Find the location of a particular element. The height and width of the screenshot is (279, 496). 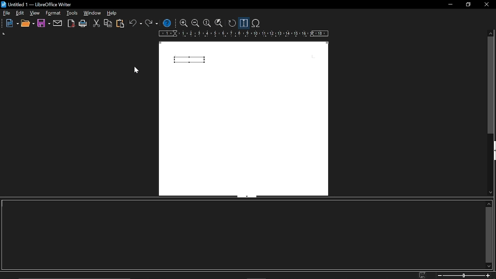

Untitled 1 - LibreOffice Writer is located at coordinates (46, 4).